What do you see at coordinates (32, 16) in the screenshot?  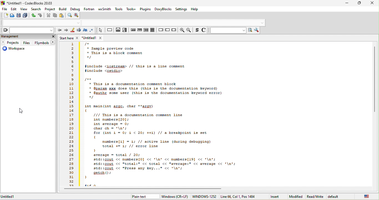 I see `undo` at bounding box center [32, 16].